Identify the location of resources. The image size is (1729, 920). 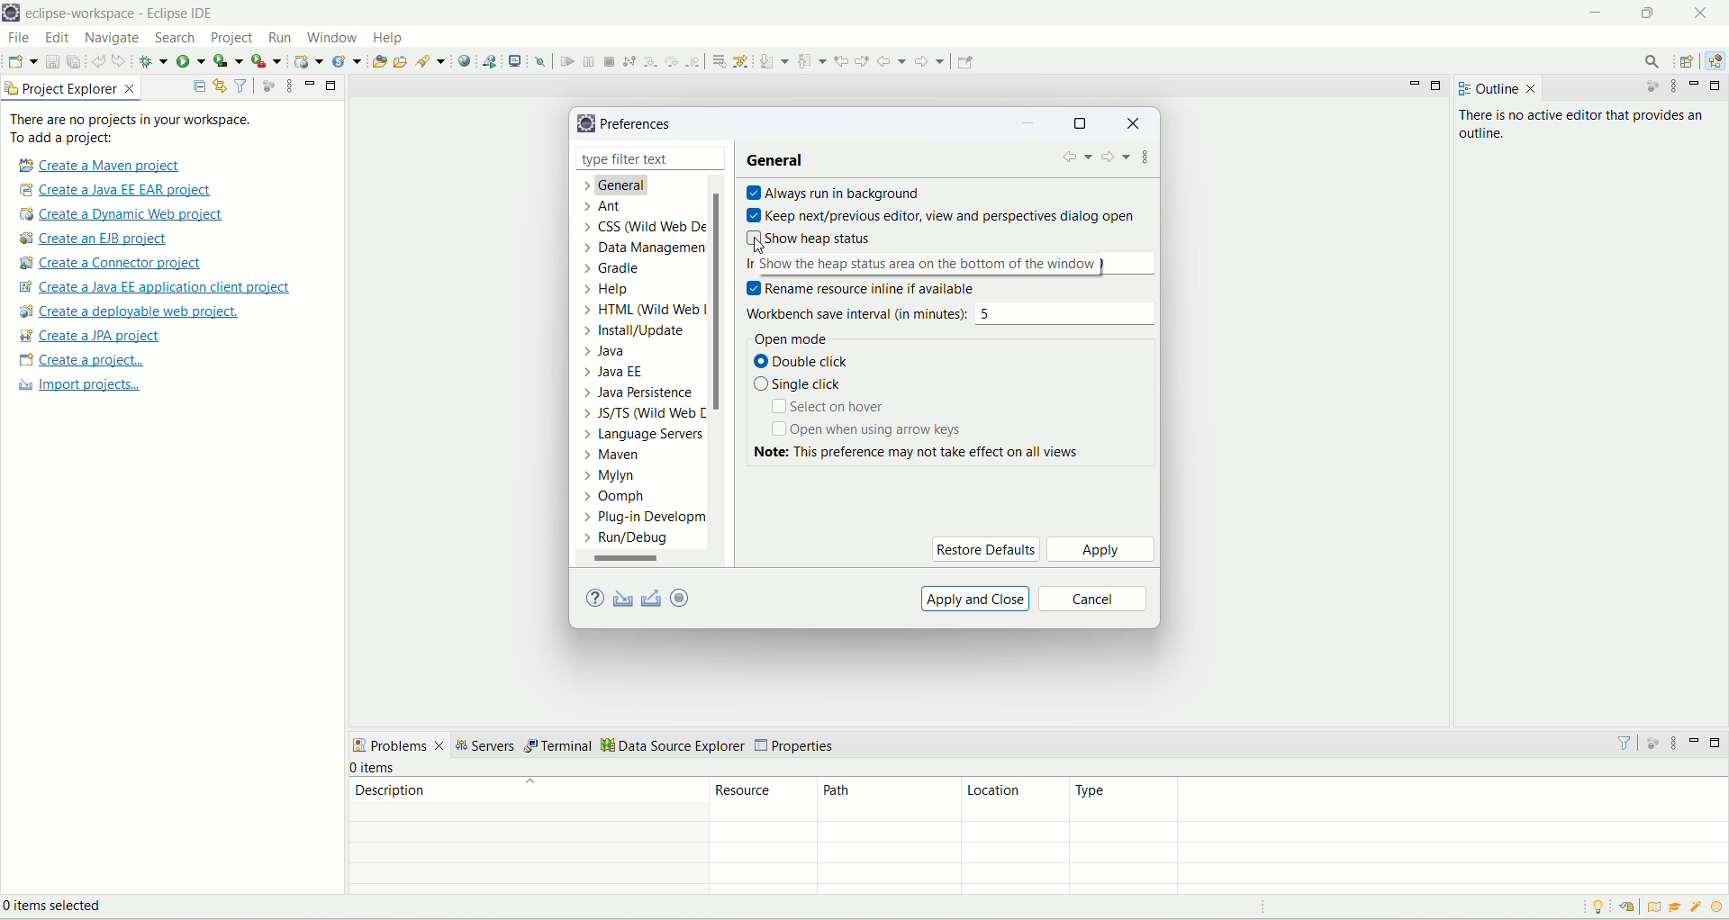
(764, 799).